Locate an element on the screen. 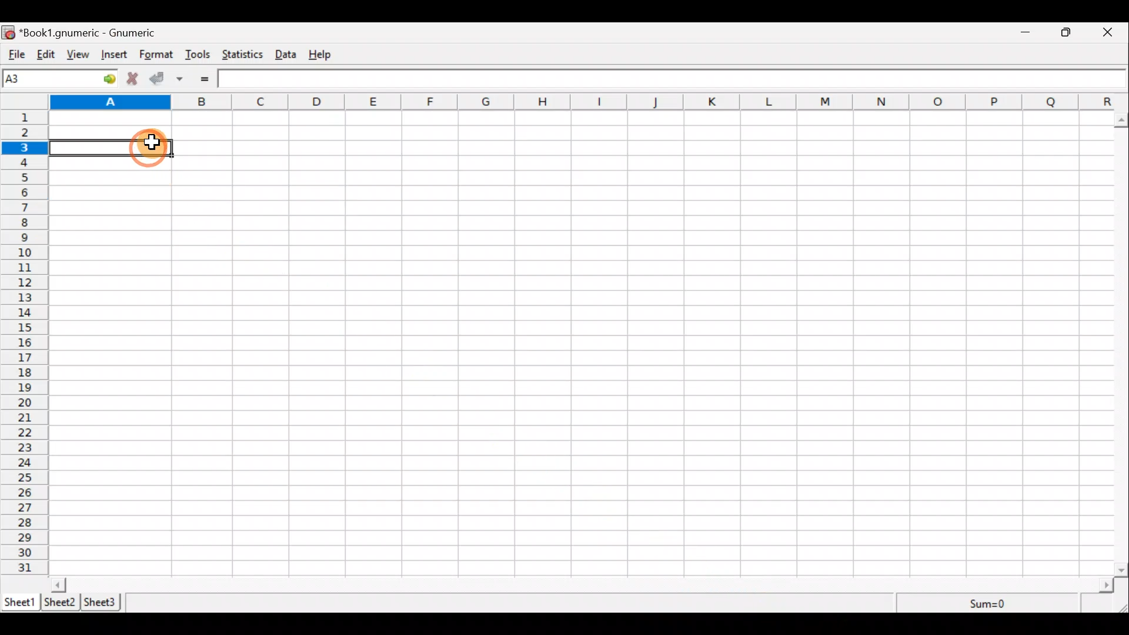 The width and height of the screenshot is (1129, 635). Scroll bar is located at coordinates (583, 584).